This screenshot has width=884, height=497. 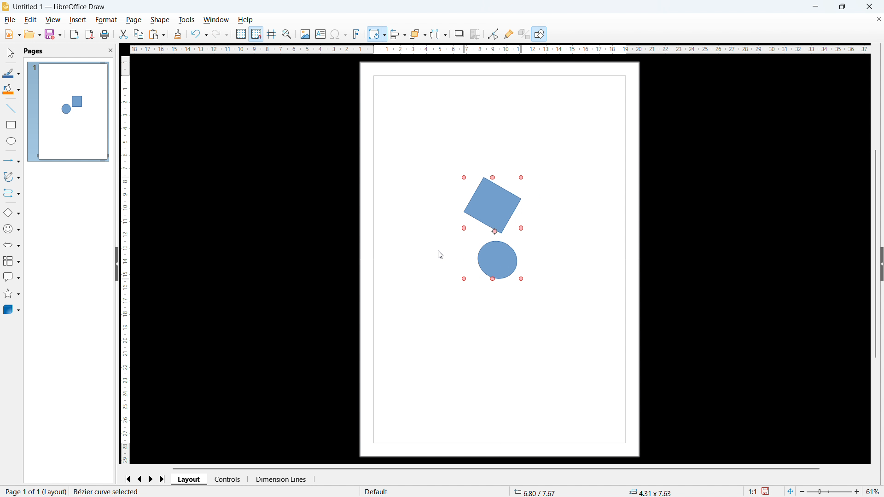 I want to click on Sidebar, so click(x=878, y=263).